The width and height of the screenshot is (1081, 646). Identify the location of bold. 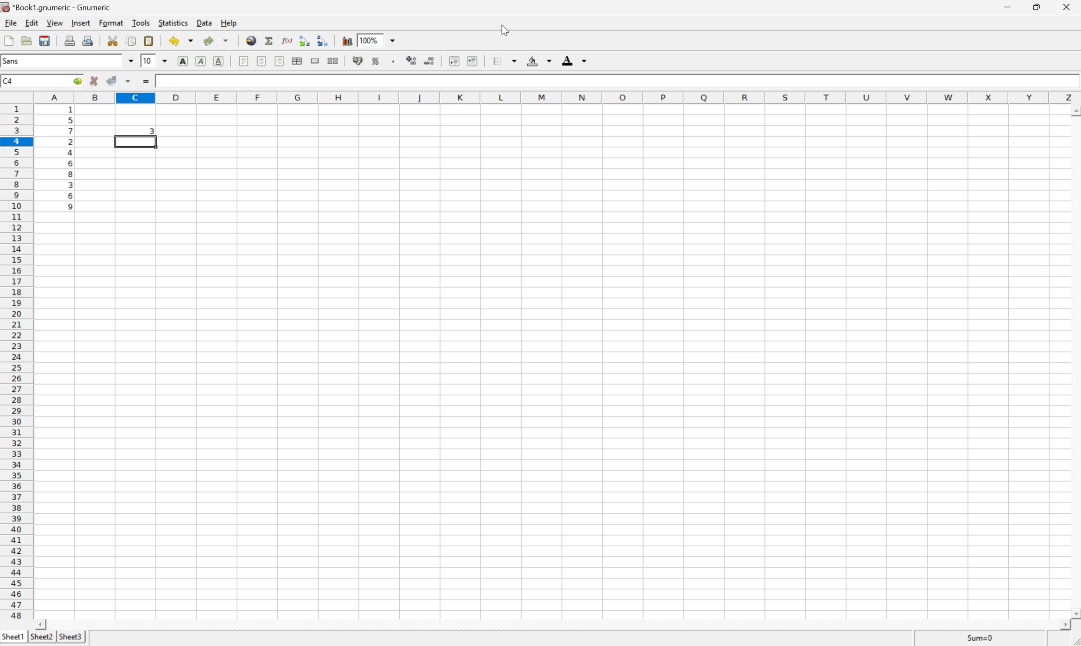
(182, 61).